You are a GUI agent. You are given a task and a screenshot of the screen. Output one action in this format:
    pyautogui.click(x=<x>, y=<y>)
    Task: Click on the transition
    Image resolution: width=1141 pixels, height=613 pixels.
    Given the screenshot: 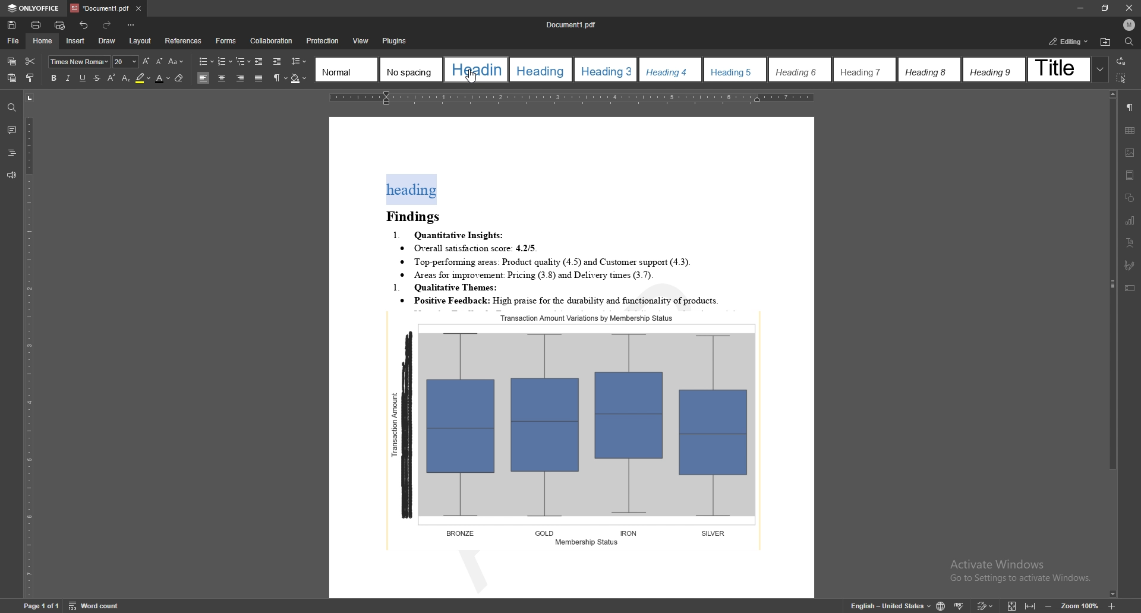 What is the action you would take?
    pyautogui.click(x=1120, y=62)
    